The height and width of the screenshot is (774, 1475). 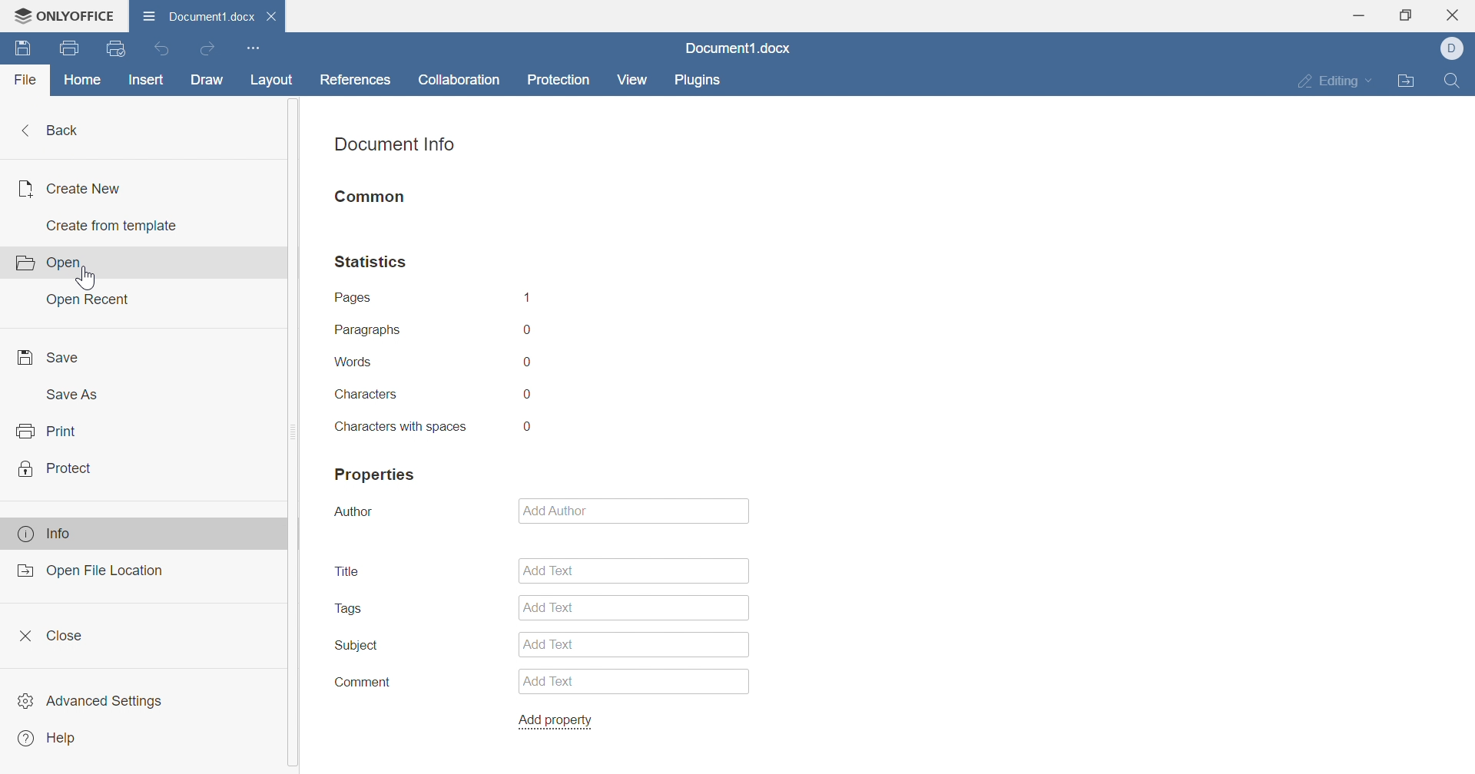 What do you see at coordinates (1364, 13) in the screenshot?
I see `minimize` at bounding box center [1364, 13].